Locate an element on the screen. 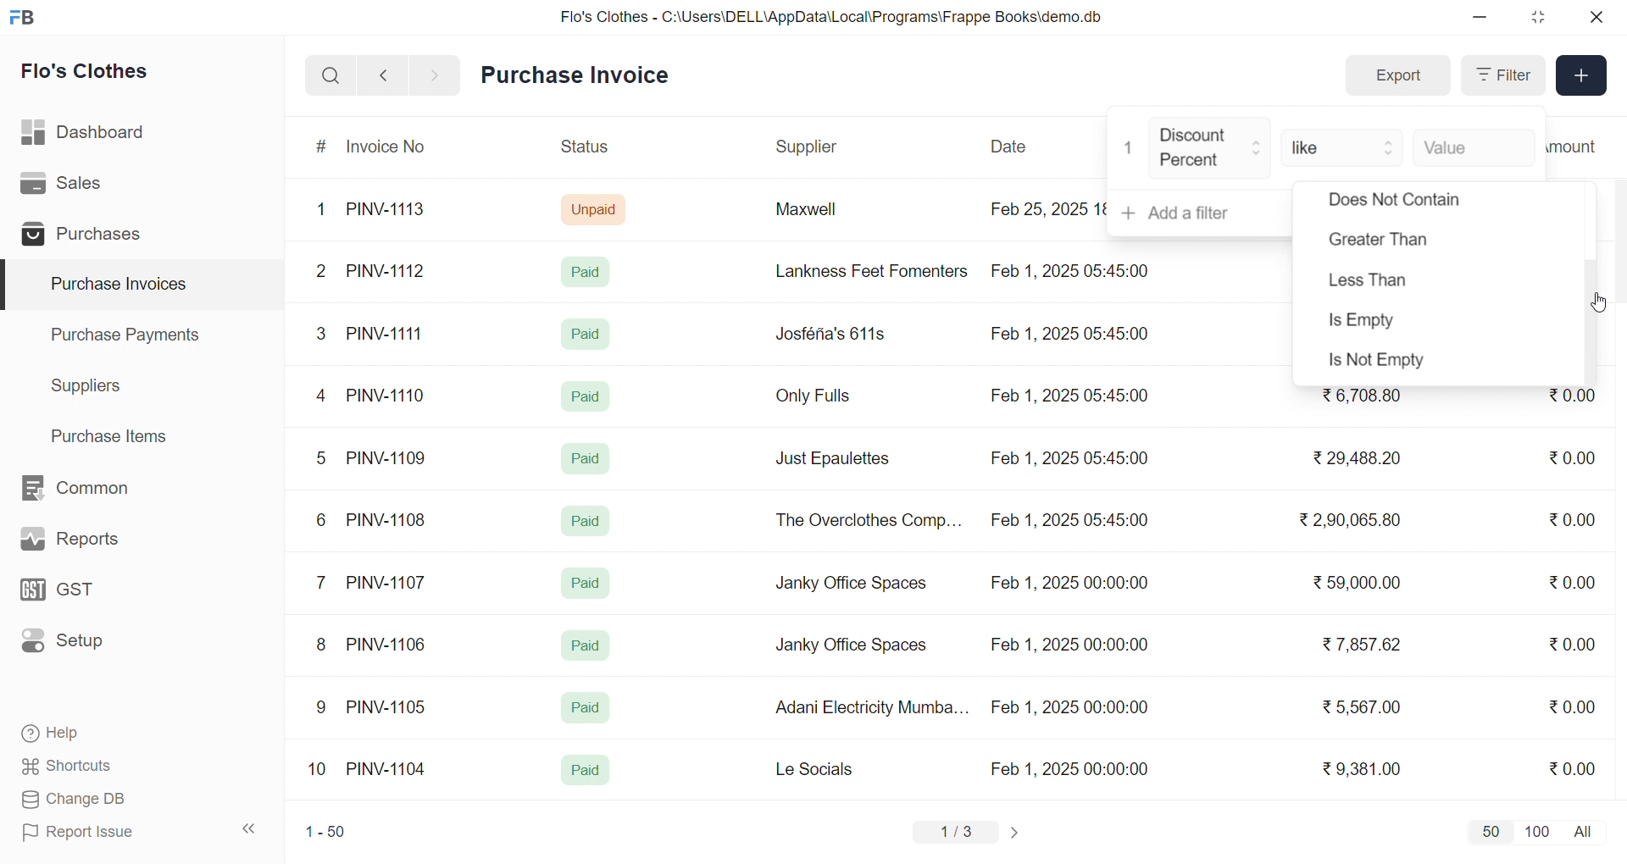 The width and height of the screenshot is (1627, 864). ₹ 59,000.00 is located at coordinates (1362, 584).